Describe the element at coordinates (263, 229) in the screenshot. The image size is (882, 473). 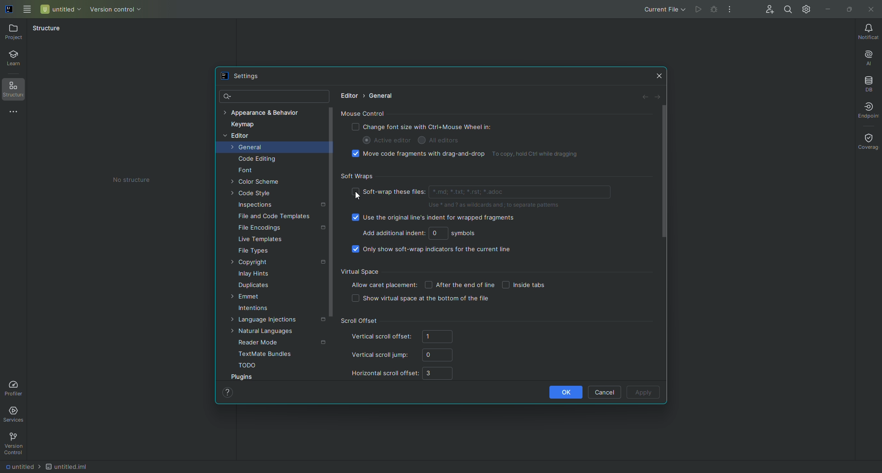
I see `File Encodings` at that location.